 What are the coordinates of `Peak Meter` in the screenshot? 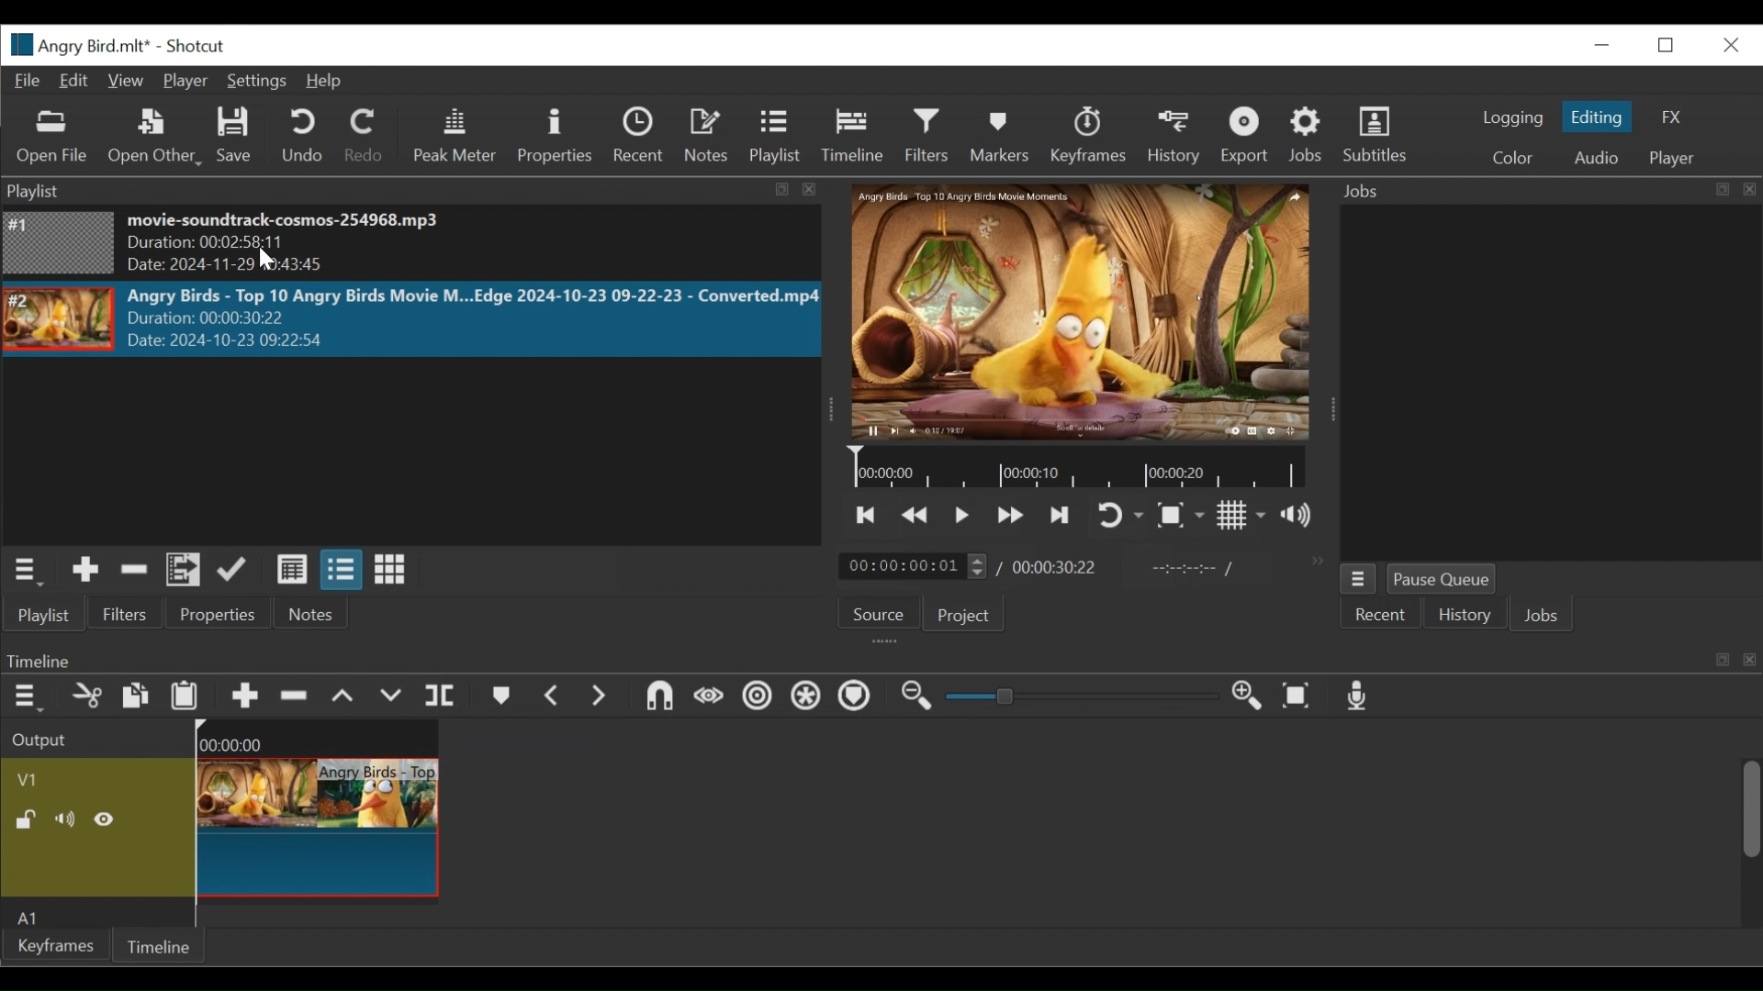 It's located at (455, 138).